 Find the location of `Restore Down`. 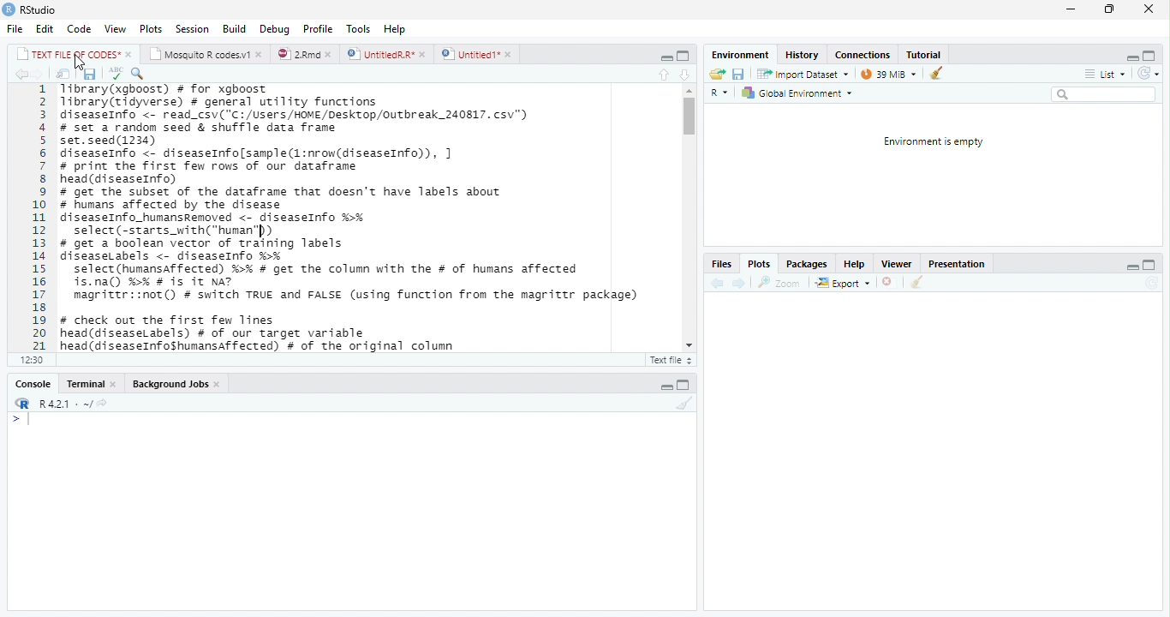

Restore Down is located at coordinates (1108, 9).